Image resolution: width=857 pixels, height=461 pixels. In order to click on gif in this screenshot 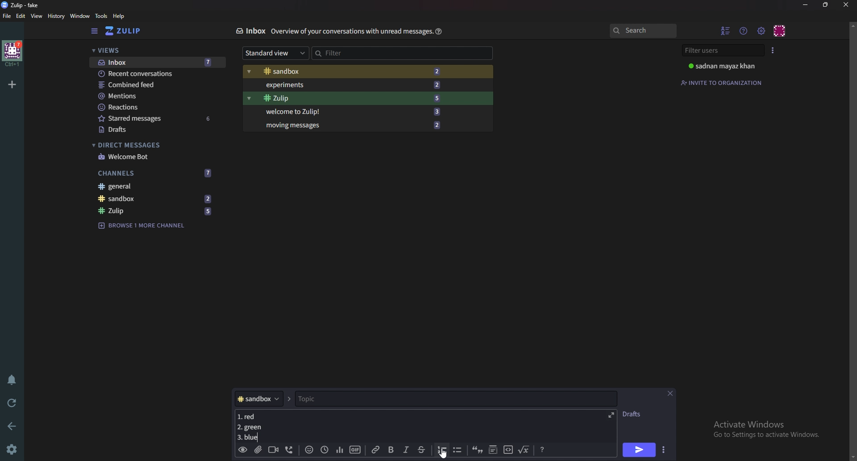, I will do `click(354, 448)`.